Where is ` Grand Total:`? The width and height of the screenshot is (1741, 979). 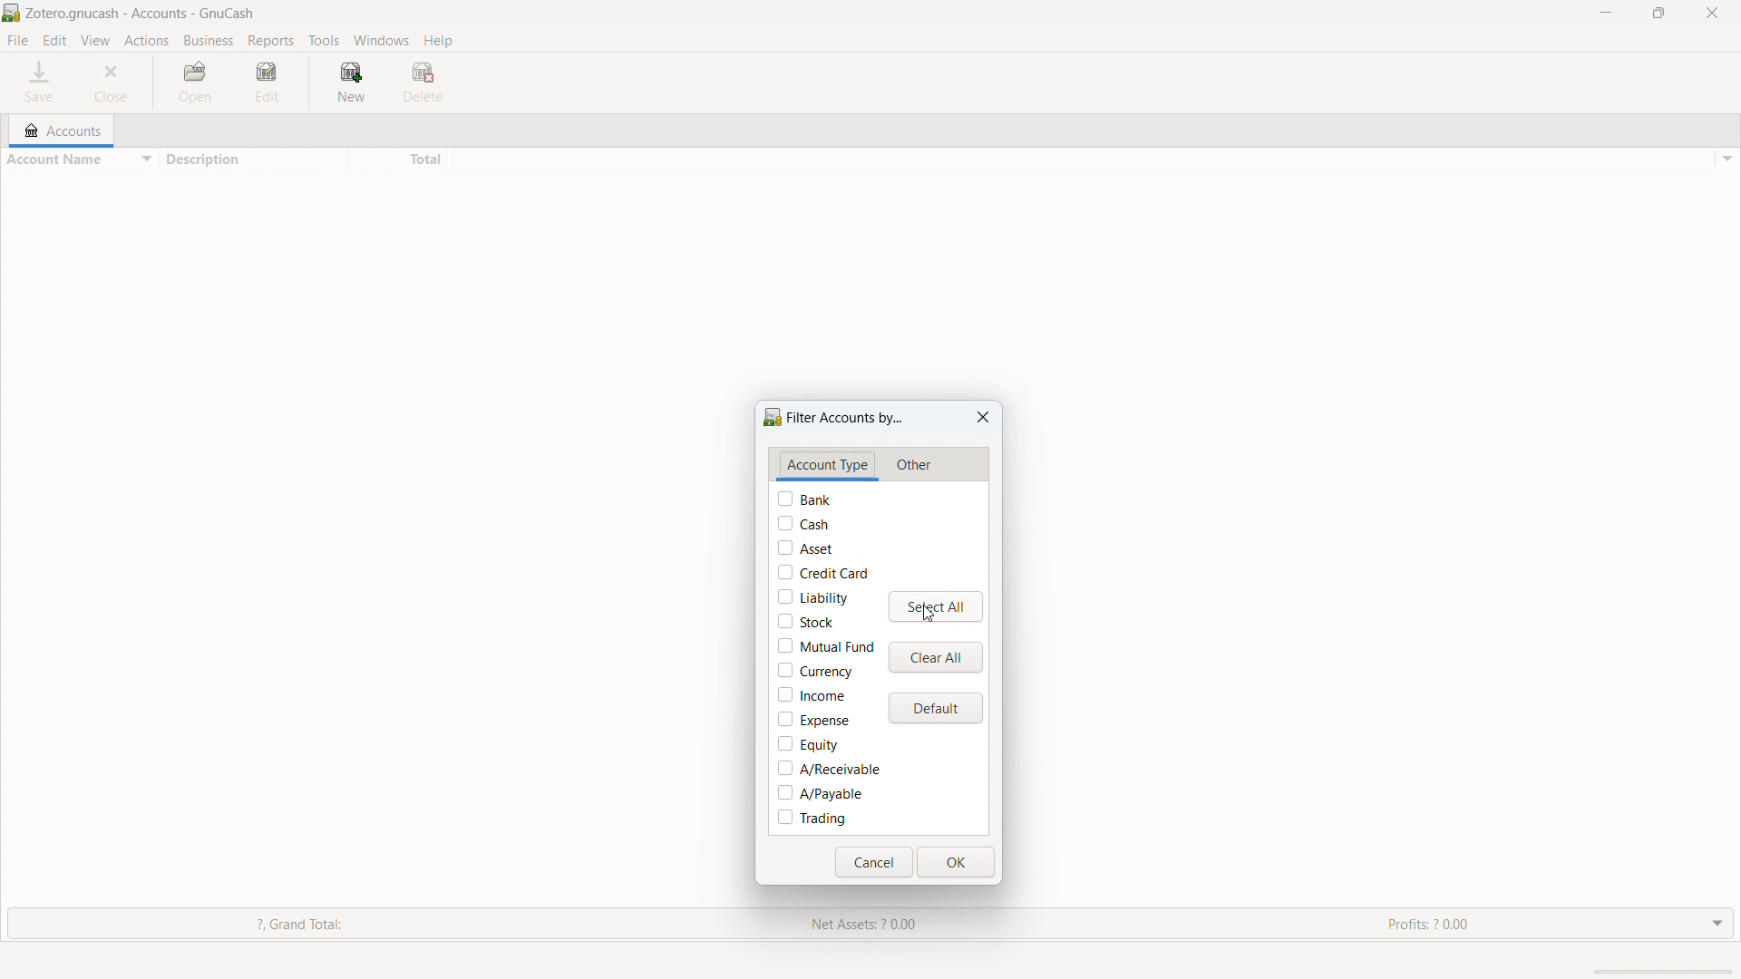  Grand Total: is located at coordinates (328, 925).